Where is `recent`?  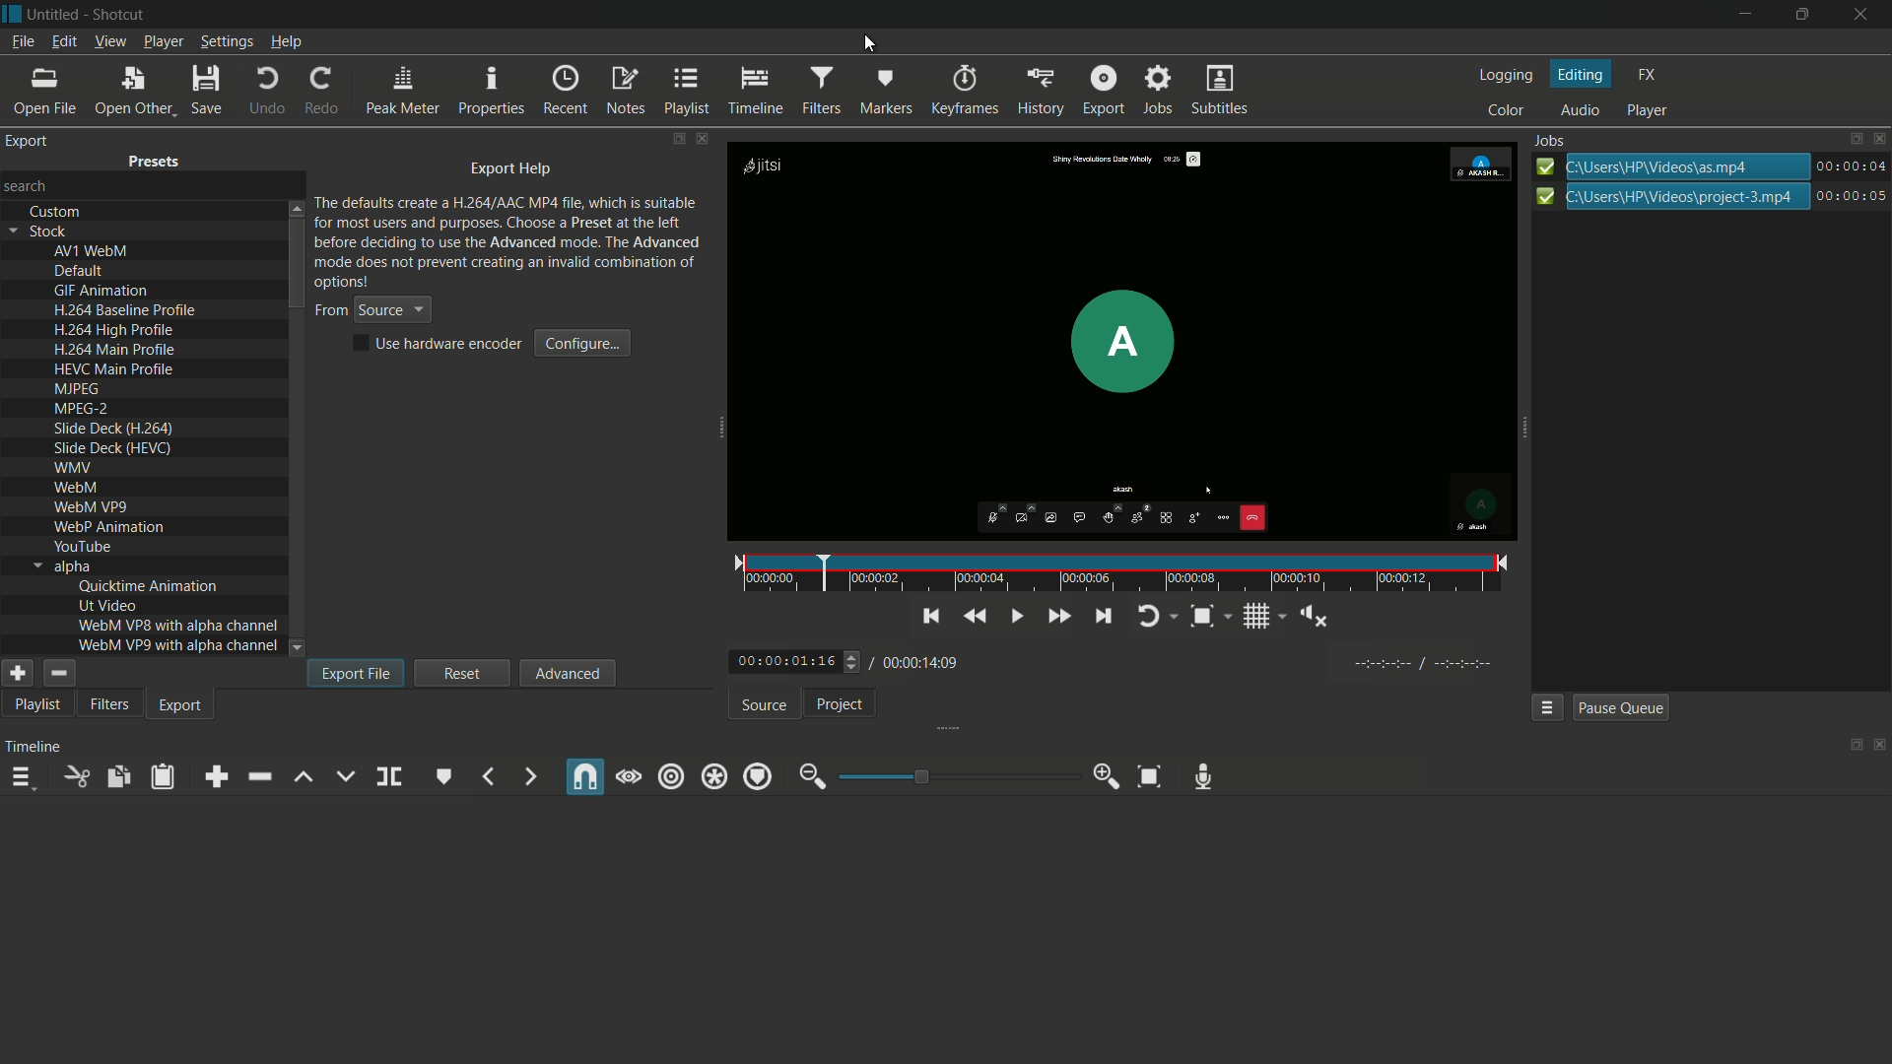 recent is located at coordinates (565, 90).